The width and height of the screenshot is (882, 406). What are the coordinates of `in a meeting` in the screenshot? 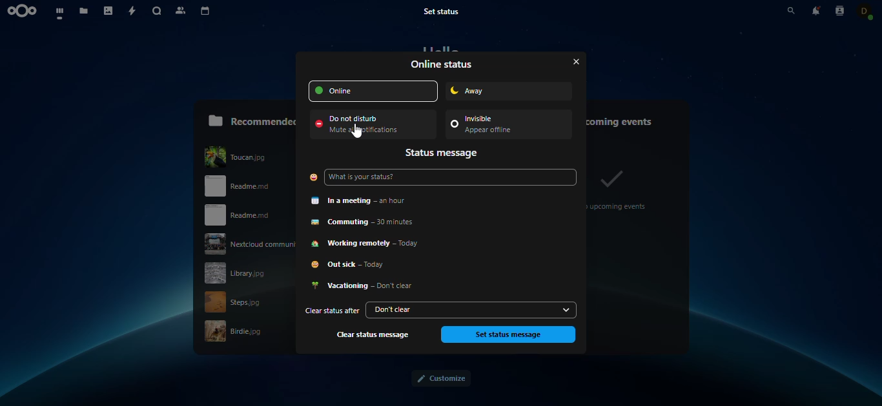 It's located at (366, 200).